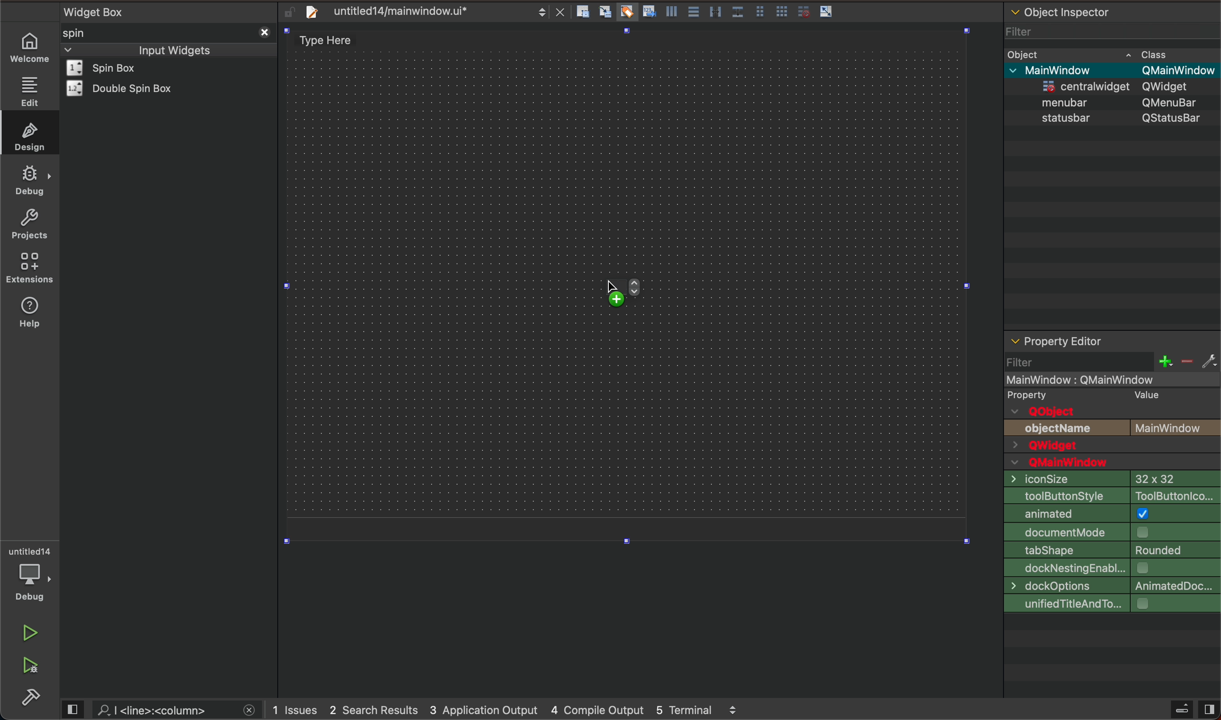  What do you see at coordinates (34, 318) in the screenshot?
I see `help` at bounding box center [34, 318].